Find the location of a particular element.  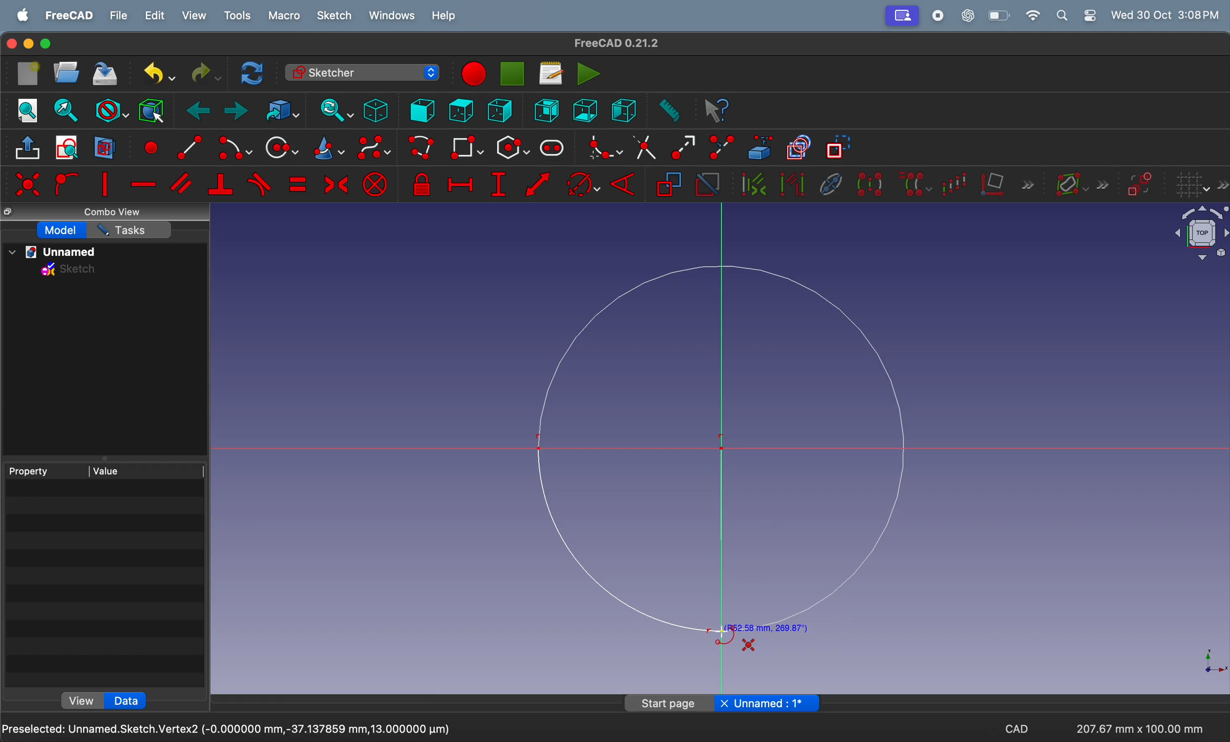

select associated contrsaints is located at coordinates (751, 185).